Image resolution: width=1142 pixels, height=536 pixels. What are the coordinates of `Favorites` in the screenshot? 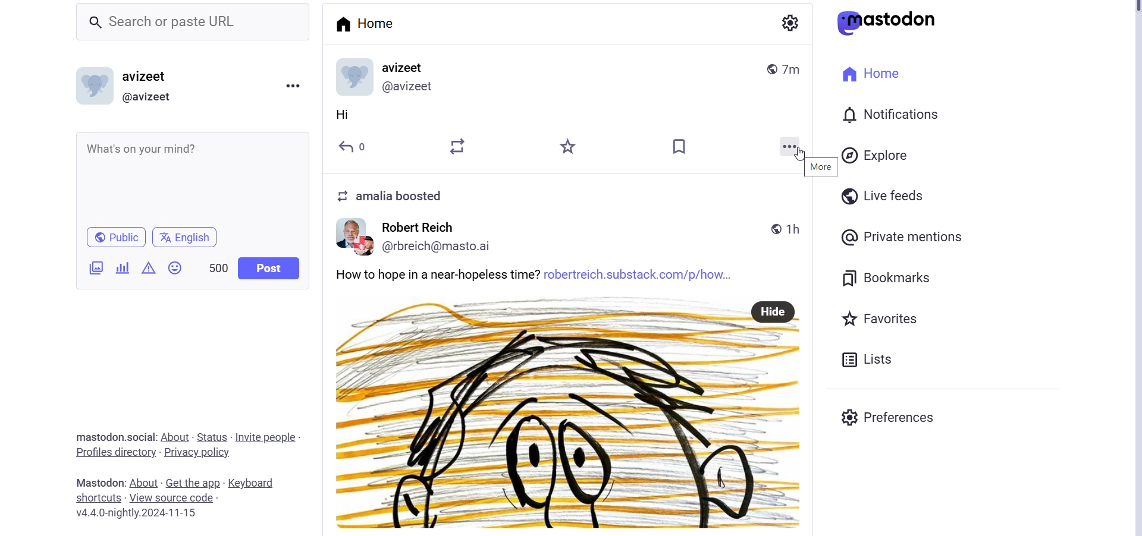 It's located at (889, 318).